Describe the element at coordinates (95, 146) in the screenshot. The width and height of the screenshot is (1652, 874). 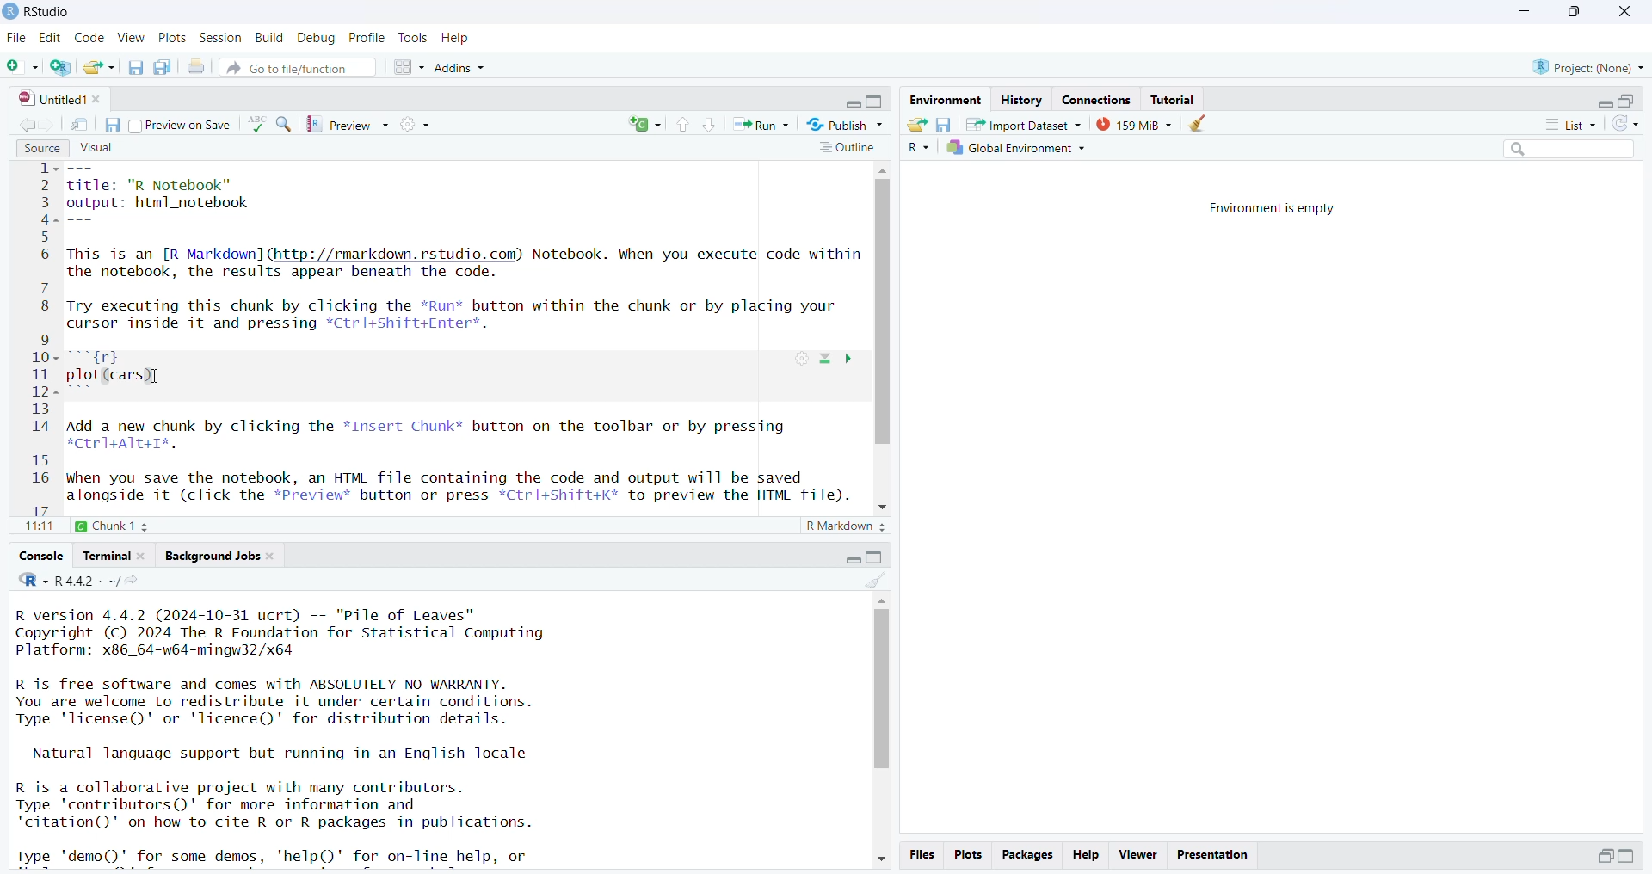
I see `visual` at that location.